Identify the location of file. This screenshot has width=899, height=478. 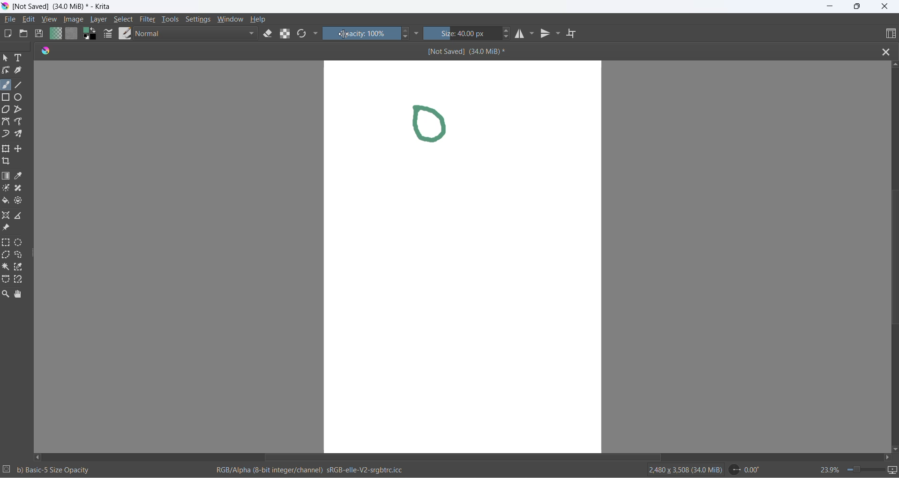
(13, 20).